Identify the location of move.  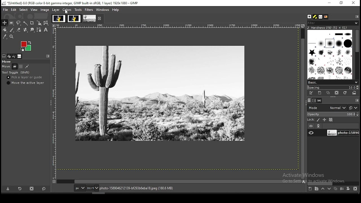
(6, 61).